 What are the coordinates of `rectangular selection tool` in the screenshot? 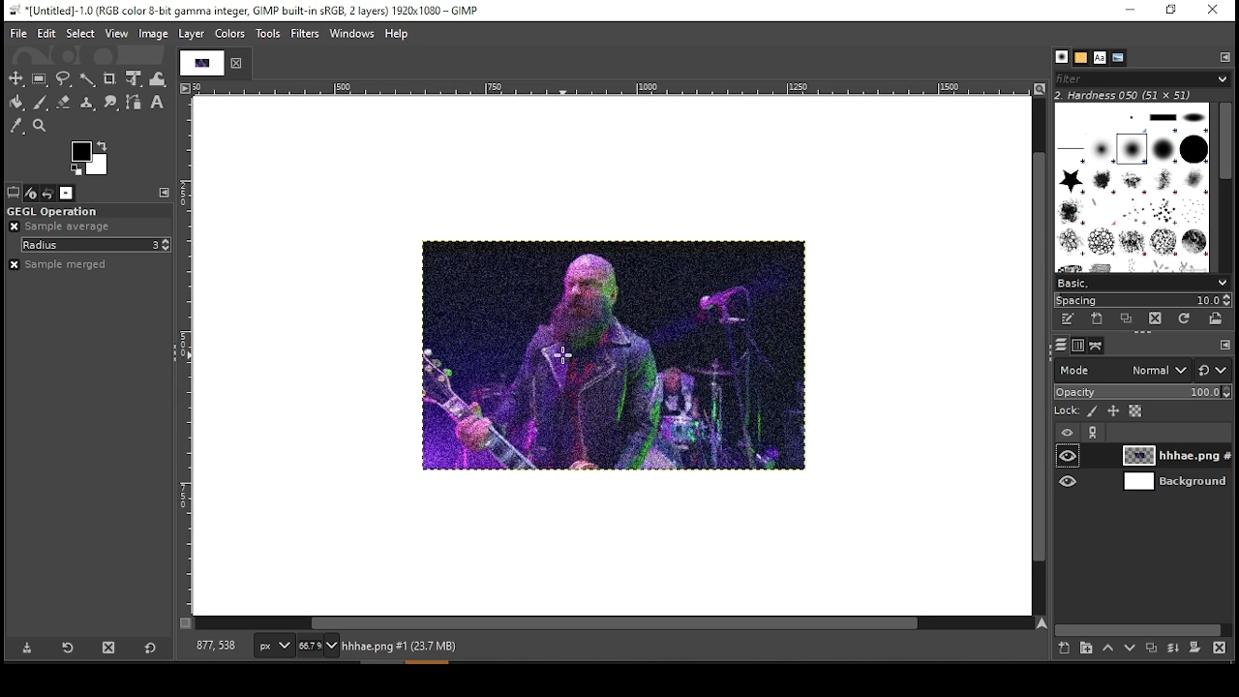 It's located at (39, 78).